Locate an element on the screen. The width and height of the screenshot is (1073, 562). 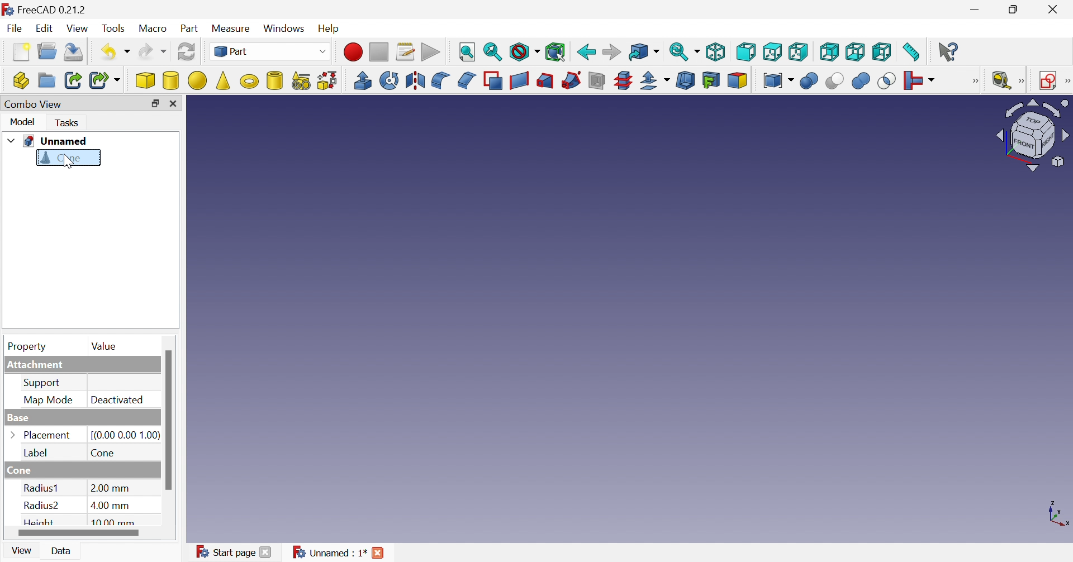
Radius1 is located at coordinates (42, 488).